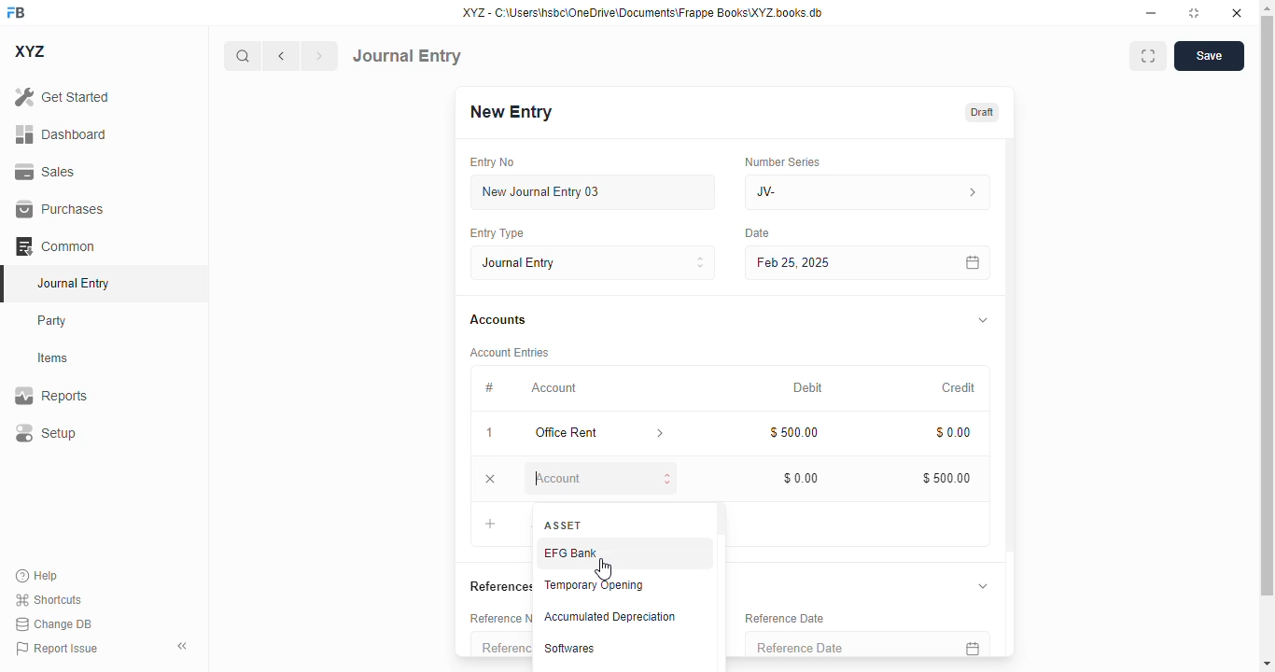 The height and width of the screenshot is (672, 1275). What do you see at coordinates (62, 96) in the screenshot?
I see `get started` at bounding box center [62, 96].